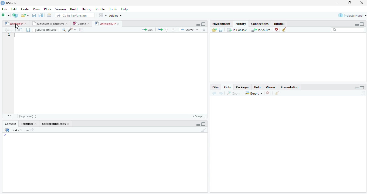 This screenshot has width=367, height=194. Describe the element at coordinates (362, 3) in the screenshot. I see `Close` at that location.